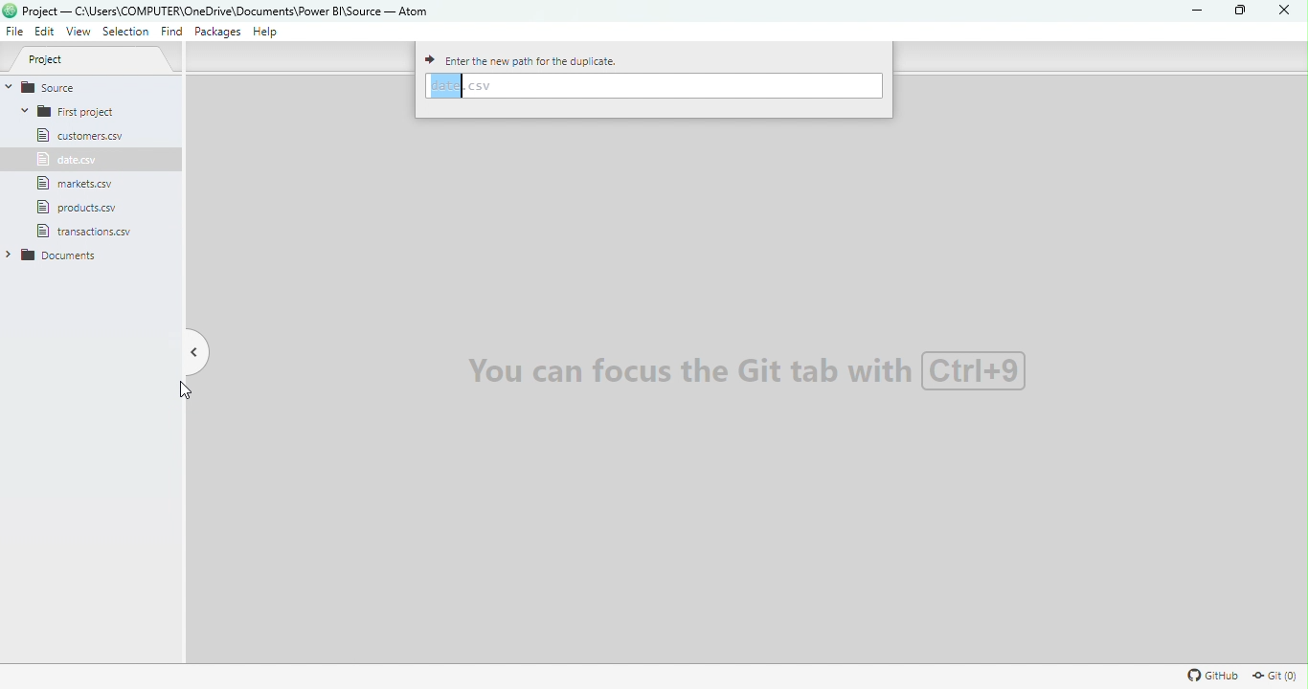  Describe the element at coordinates (79, 135) in the screenshot. I see `File` at that location.